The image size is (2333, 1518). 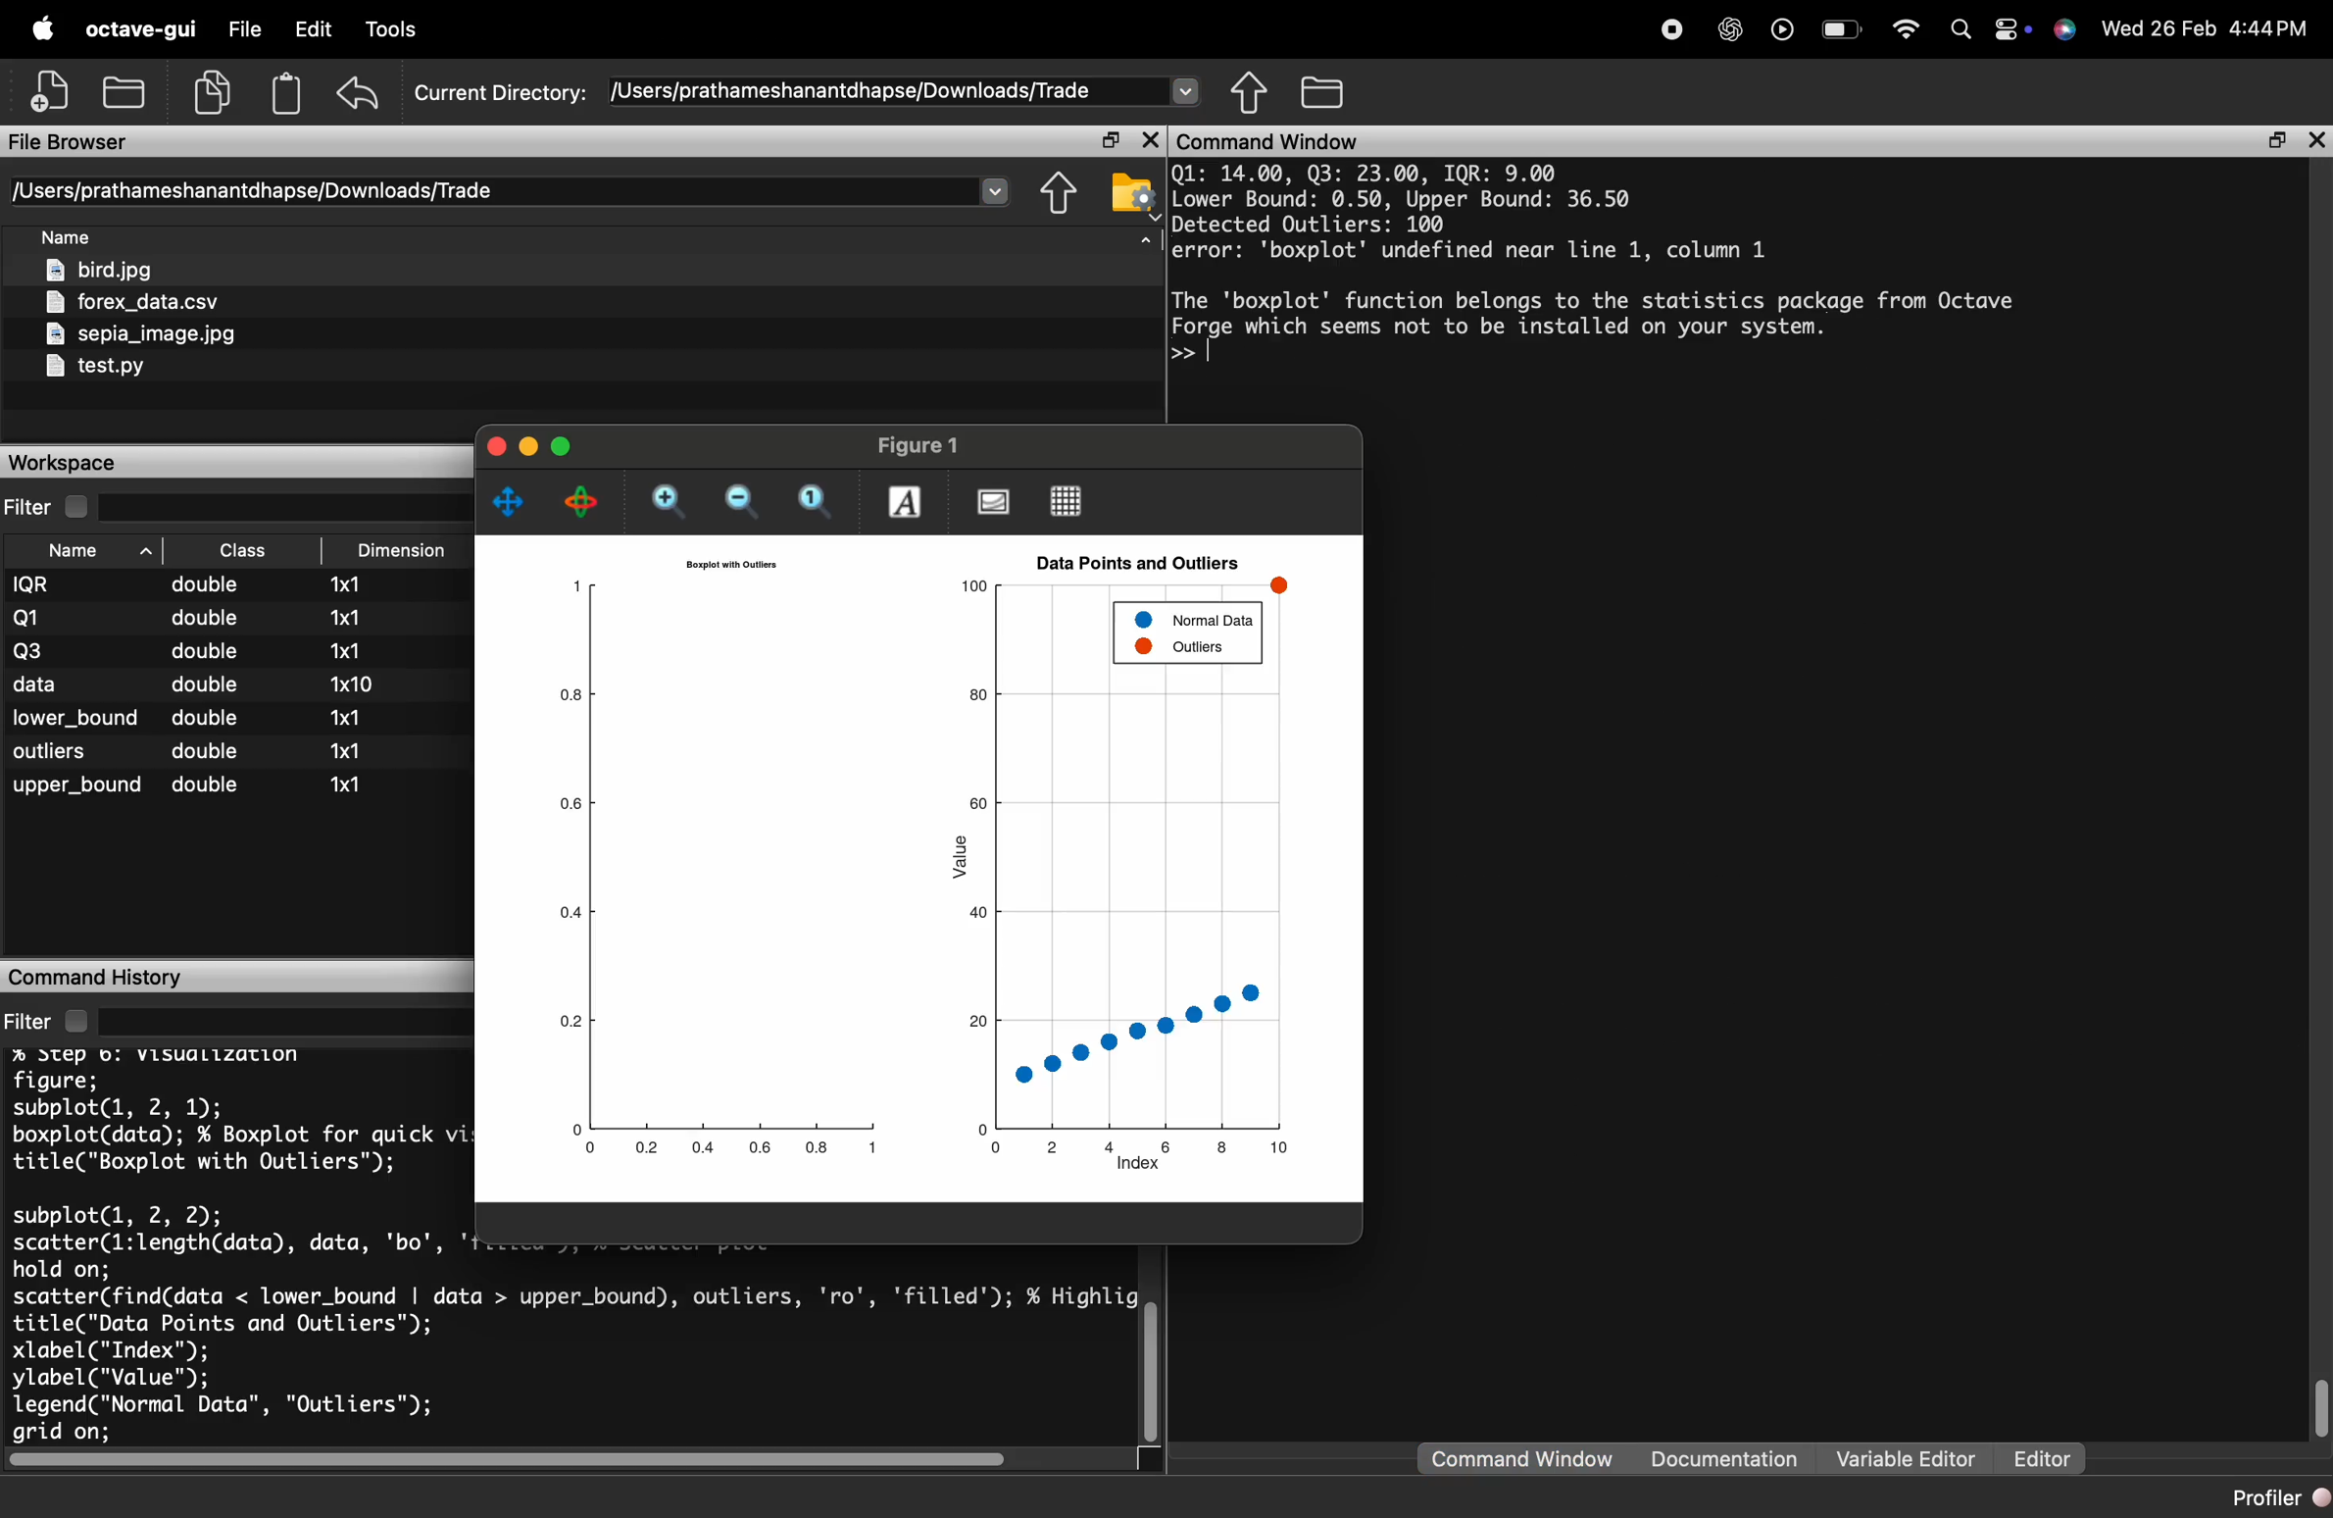 I want to click on open in separate window, so click(x=2278, y=142).